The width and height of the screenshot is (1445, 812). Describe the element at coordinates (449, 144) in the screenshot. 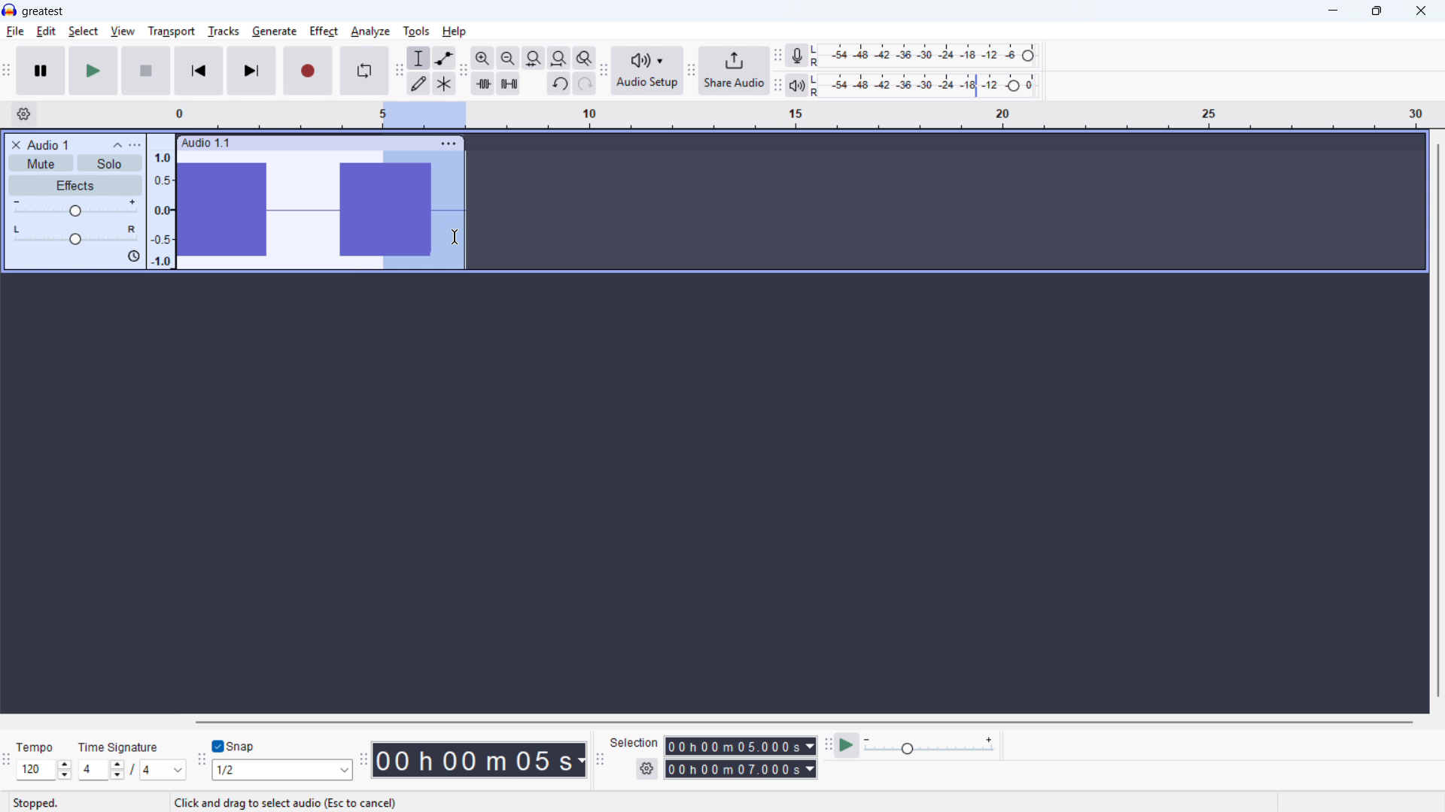

I see `Track options ` at that location.